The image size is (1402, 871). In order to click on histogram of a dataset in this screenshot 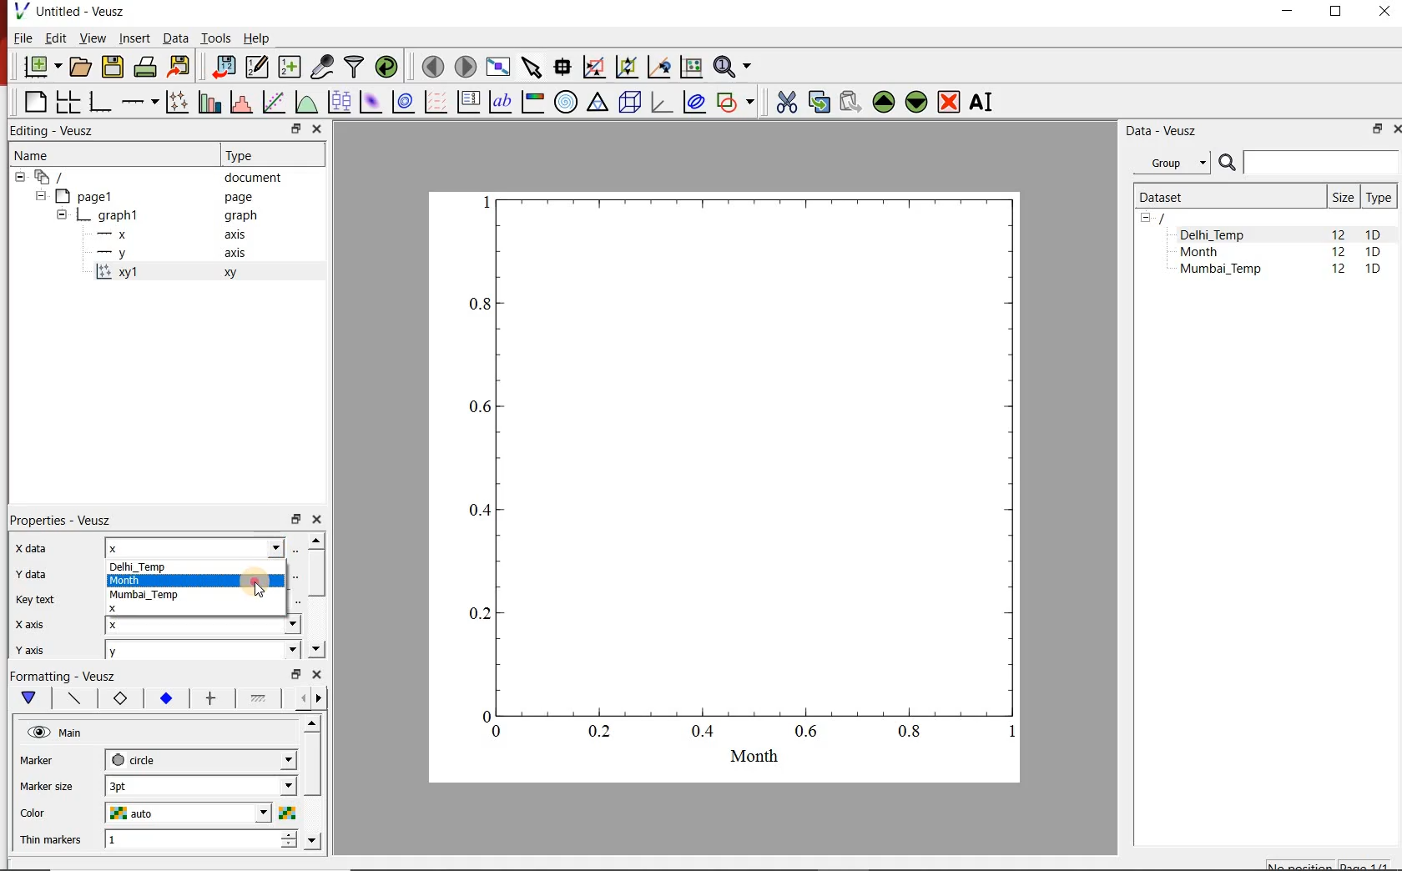, I will do `click(240, 102)`.